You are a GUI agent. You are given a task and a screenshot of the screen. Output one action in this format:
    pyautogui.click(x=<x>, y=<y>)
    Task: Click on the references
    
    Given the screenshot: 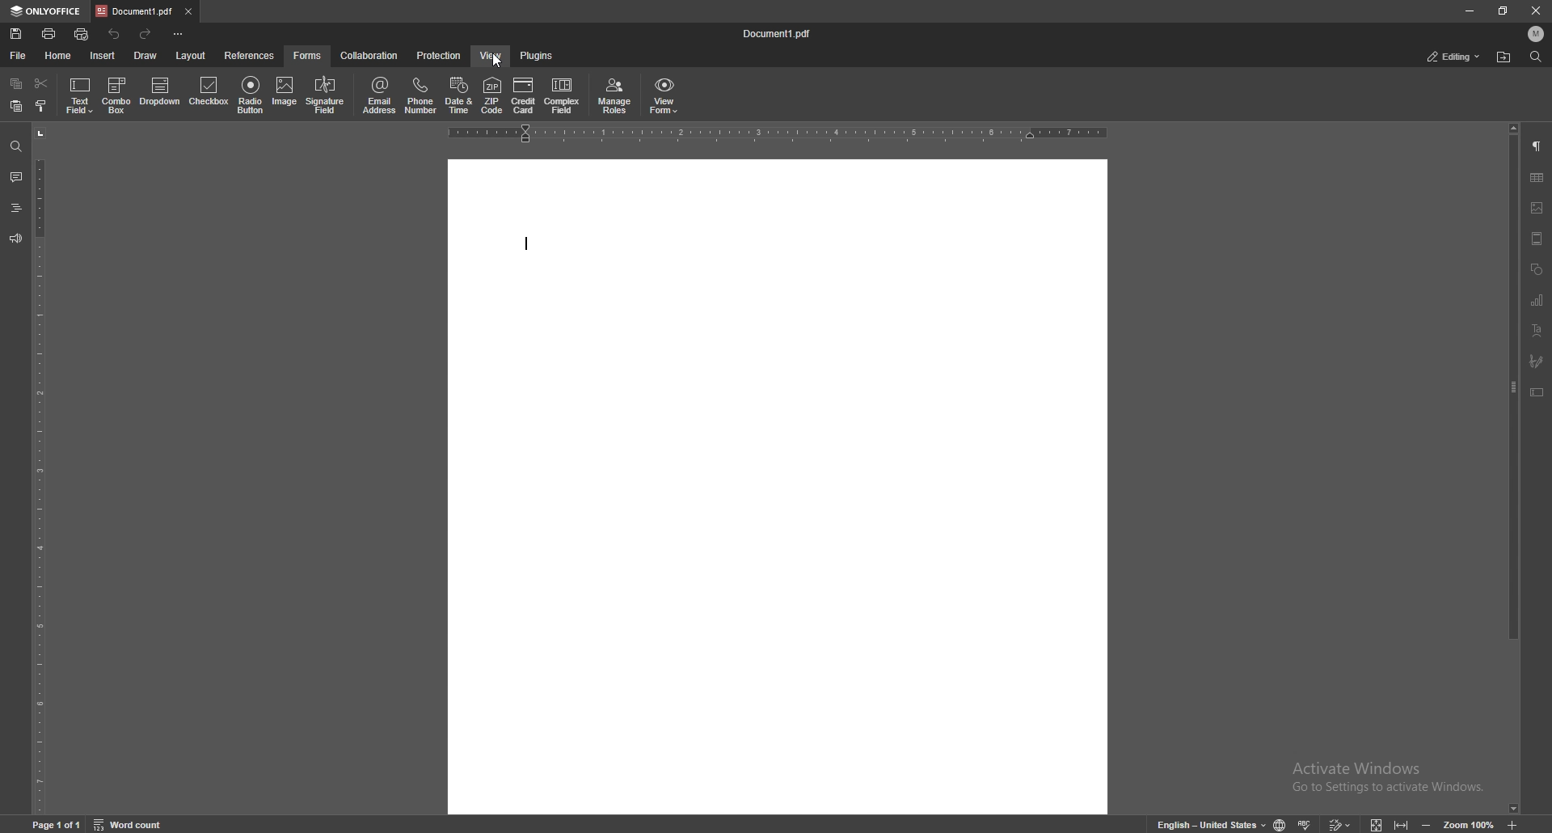 What is the action you would take?
    pyautogui.click(x=250, y=57)
    